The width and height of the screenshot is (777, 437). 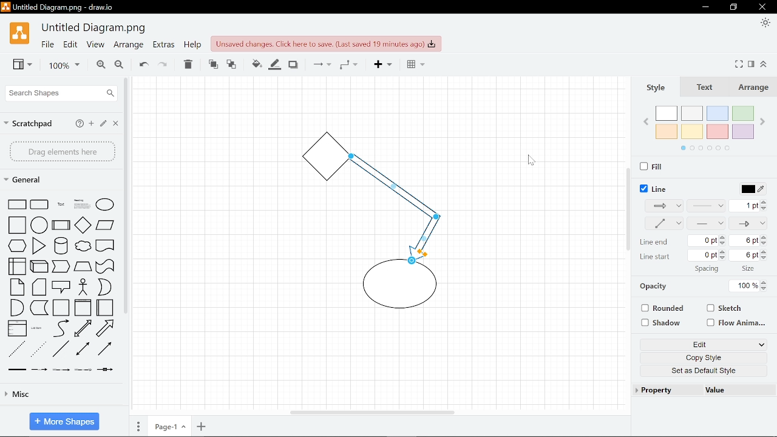 I want to click on Drag elements here, so click(x=62, y=151).